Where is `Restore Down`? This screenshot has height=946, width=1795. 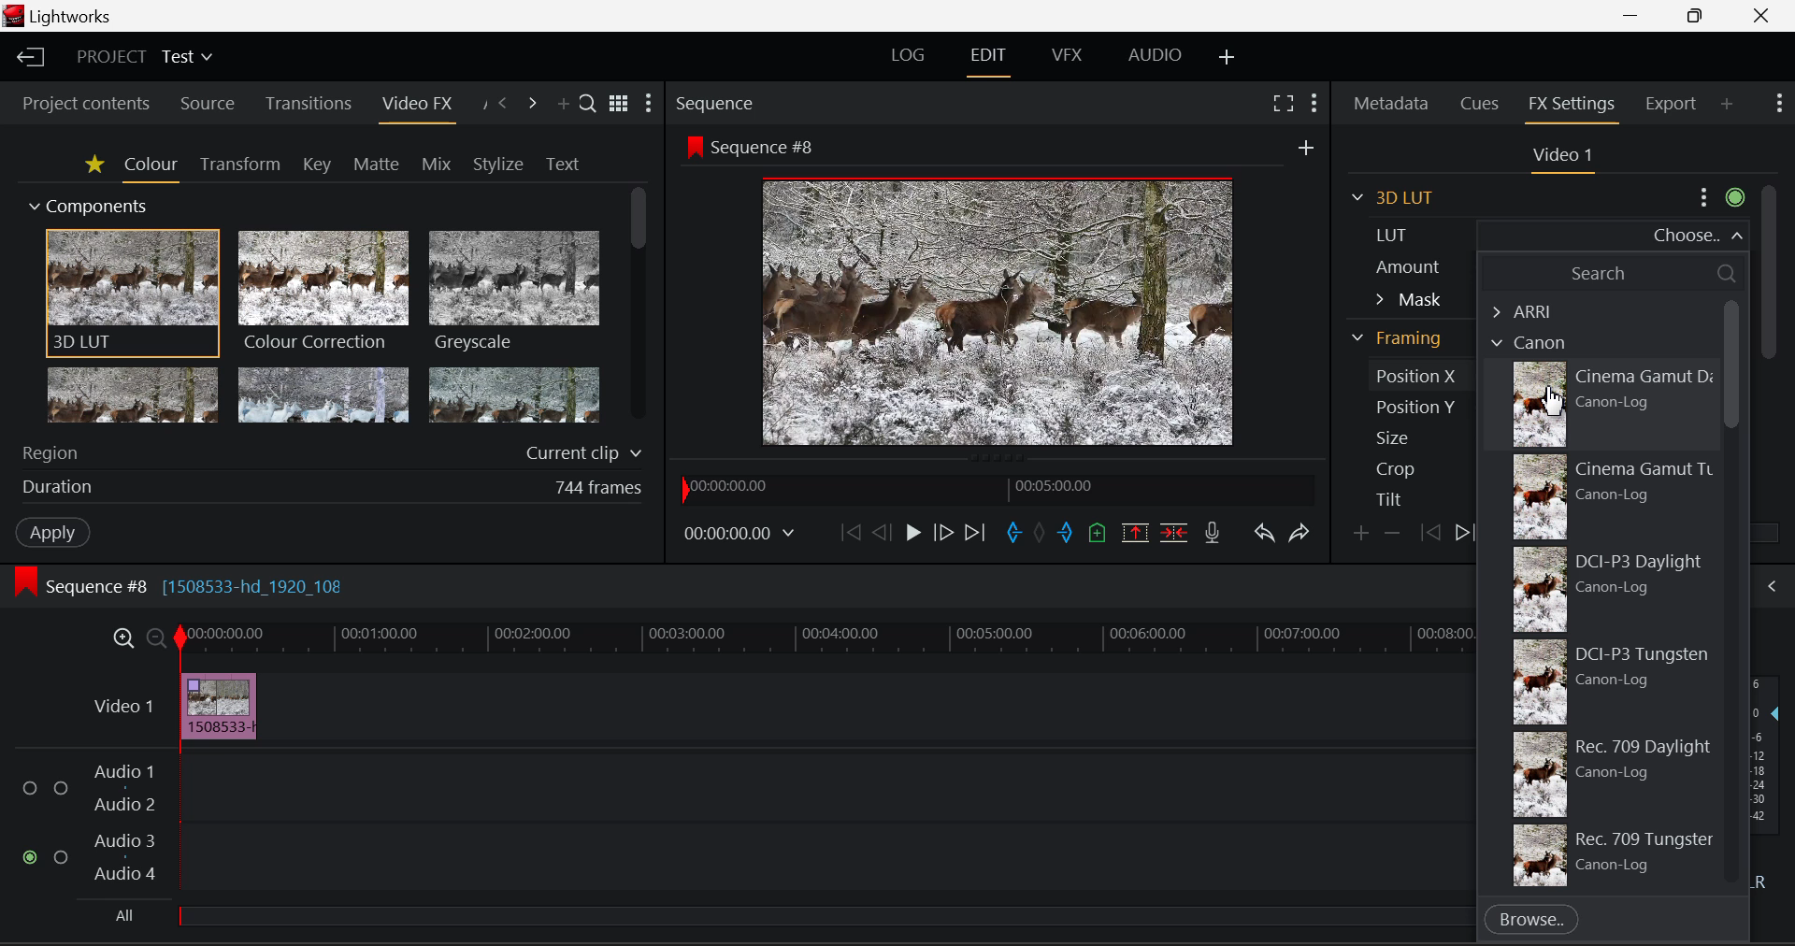 Restore Down is located at coordinates (1633, 16).